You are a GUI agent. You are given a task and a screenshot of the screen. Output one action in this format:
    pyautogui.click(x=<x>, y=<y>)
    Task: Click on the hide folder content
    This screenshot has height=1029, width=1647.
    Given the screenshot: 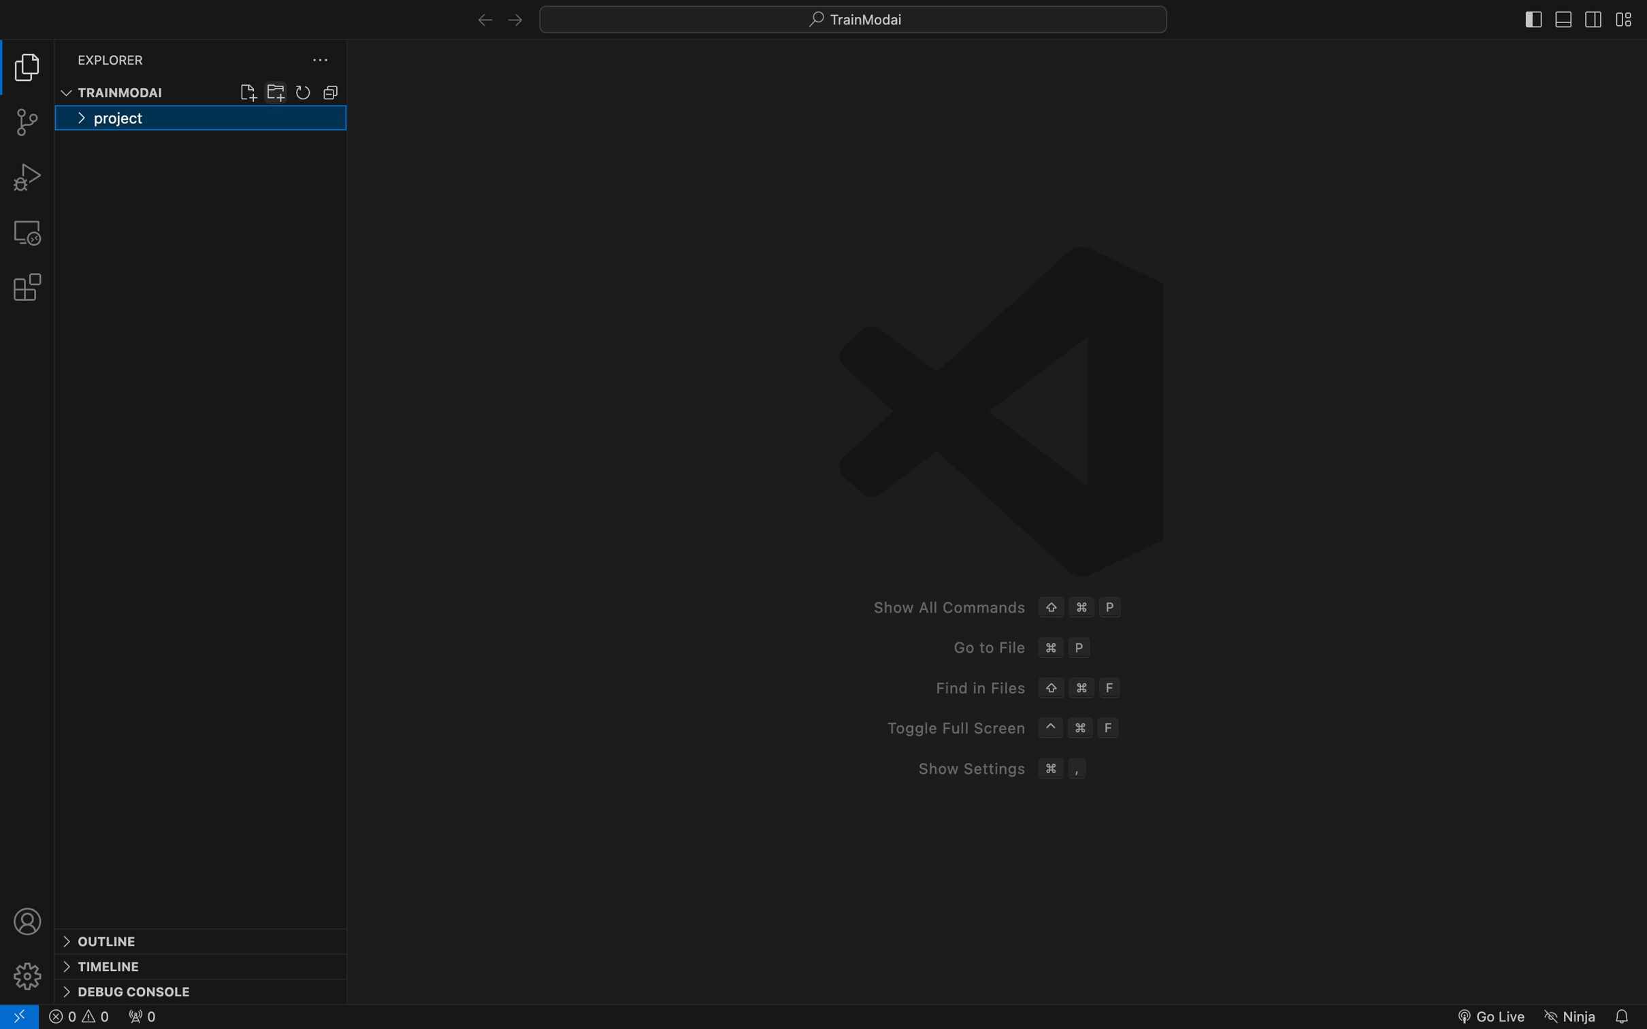 What is the action you would take?
    pyautogui.click(x=331, y=92)
    